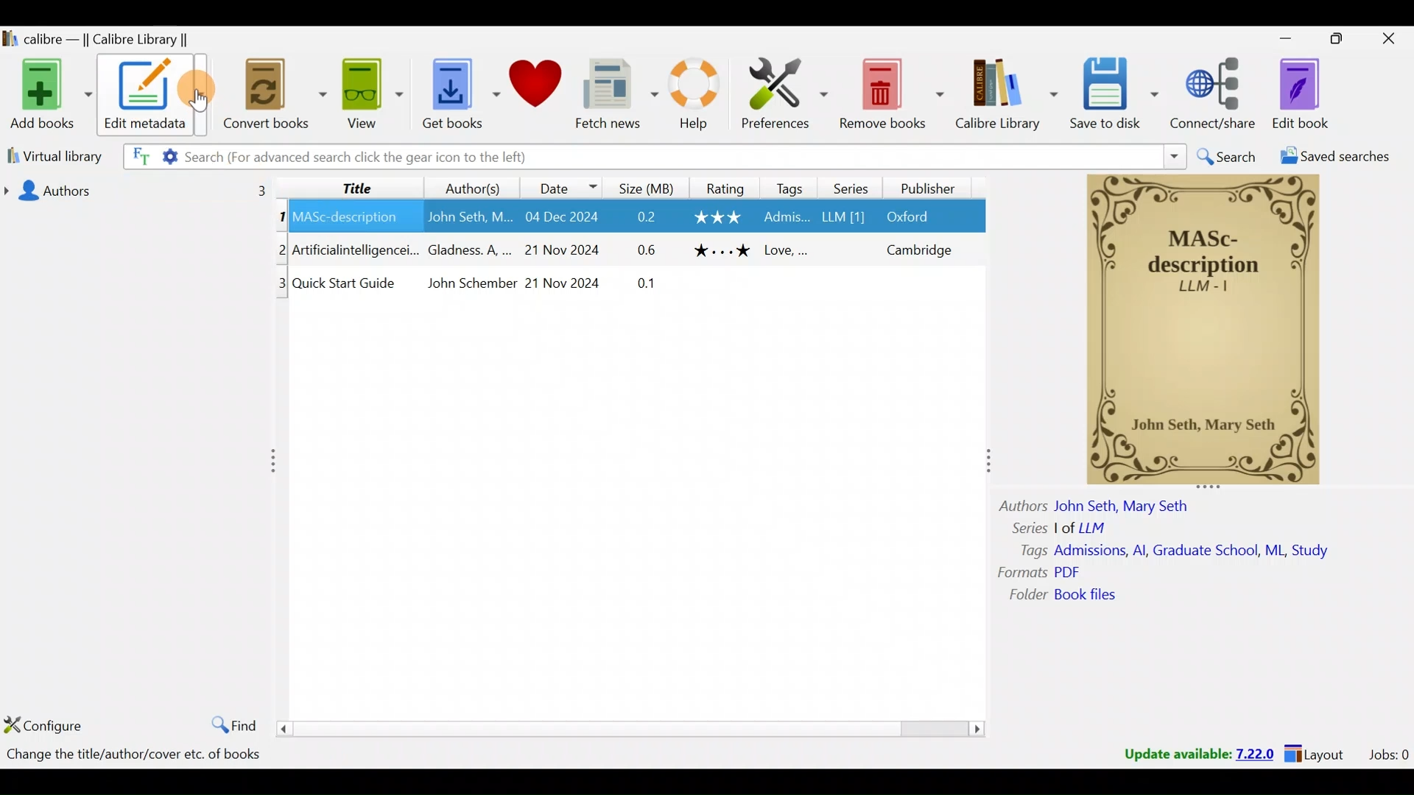 This screenshot has height=795, width=1414. I want to click on , so click(649, 248).